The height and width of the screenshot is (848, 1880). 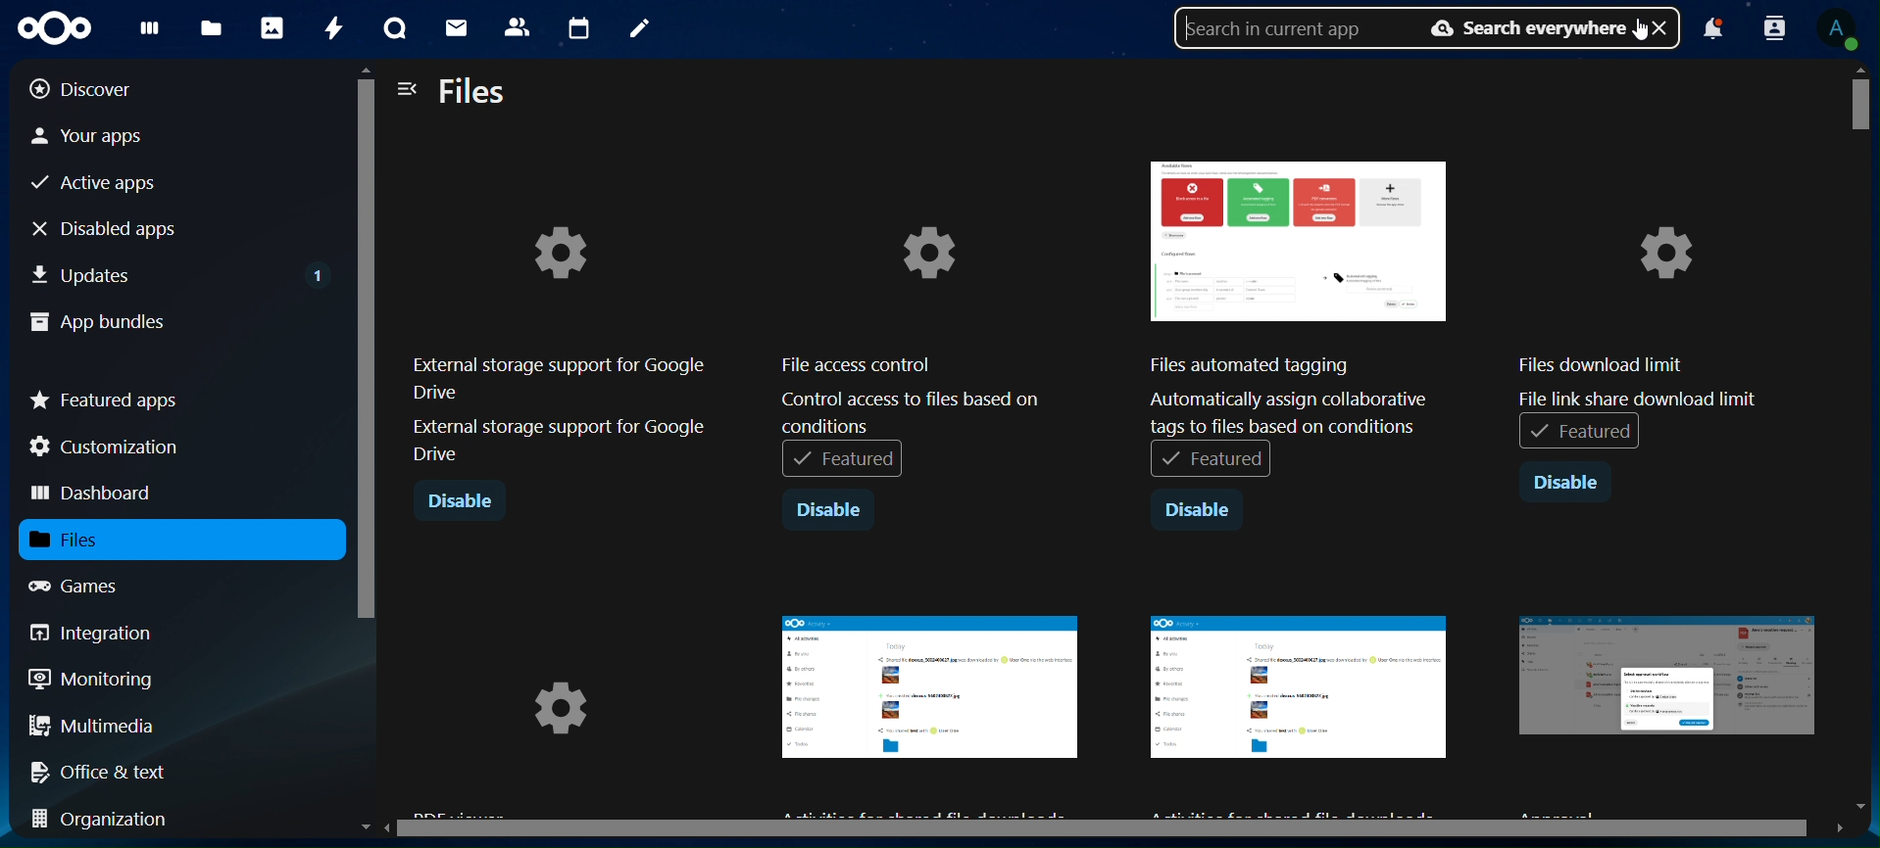 What do you see at coordinates (102, 184) in the screenshot?
I see `active apps` at bounding box center [102, 184].